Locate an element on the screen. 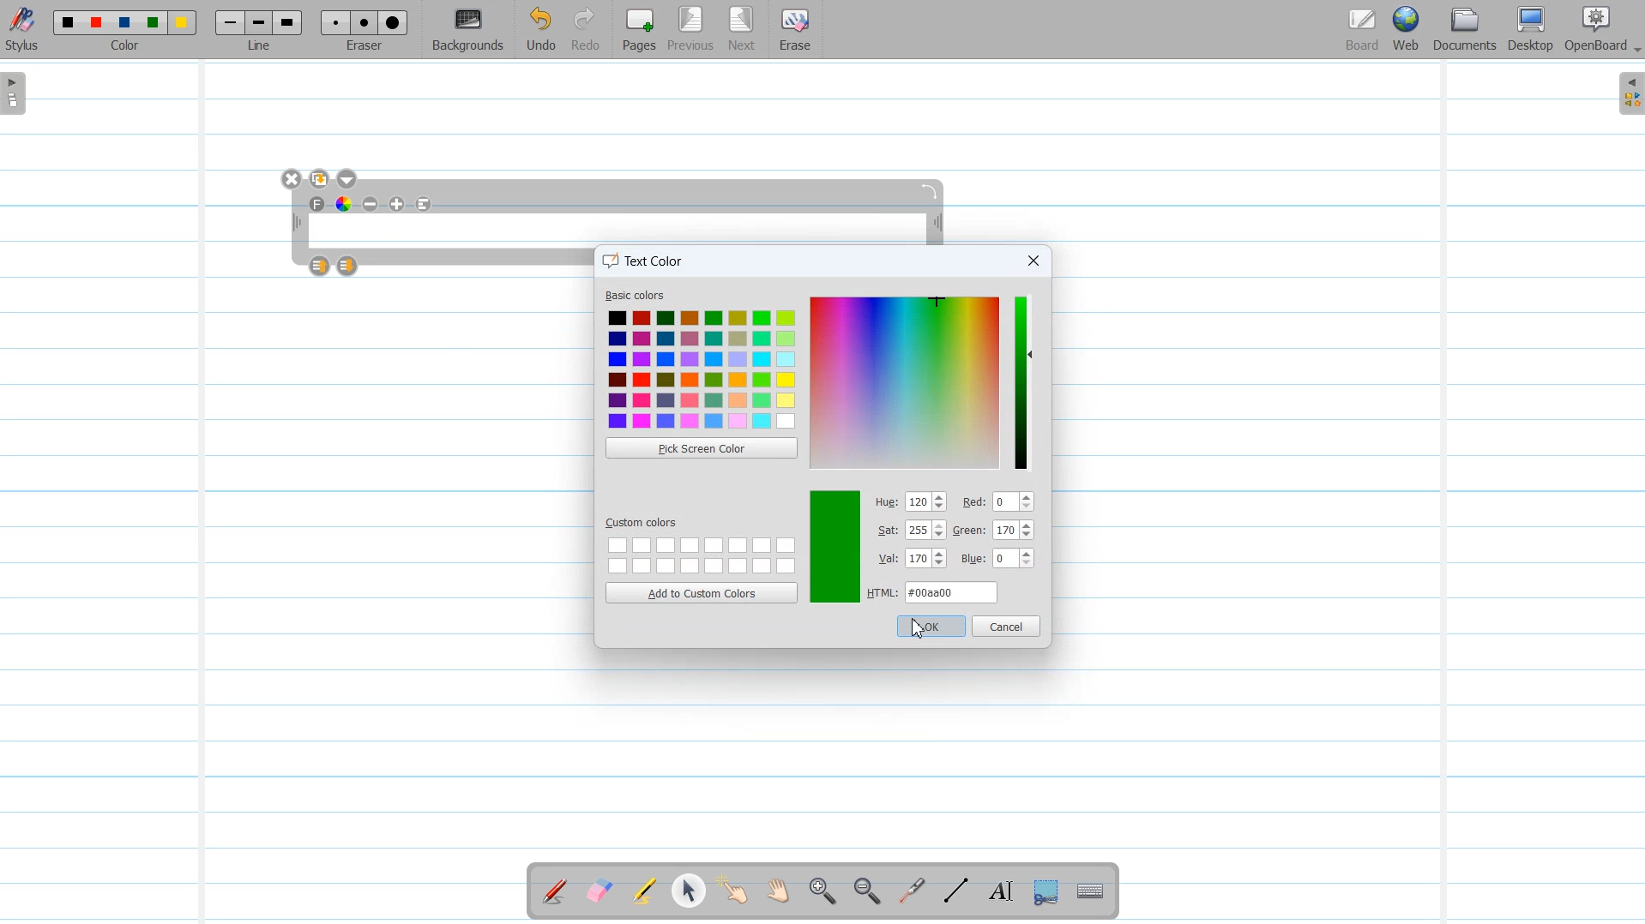 This screenshot has width=1645, height=924. Text Font  is located at coordinates (318, 204).